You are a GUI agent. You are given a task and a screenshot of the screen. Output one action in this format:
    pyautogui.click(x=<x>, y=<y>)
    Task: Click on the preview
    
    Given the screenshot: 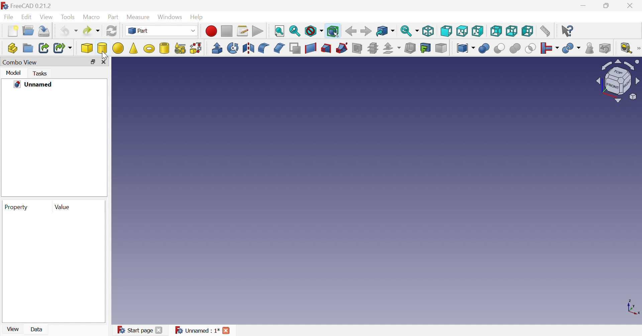 What is the action you would take?
    pyautogui.click(x=53, y=268)
    